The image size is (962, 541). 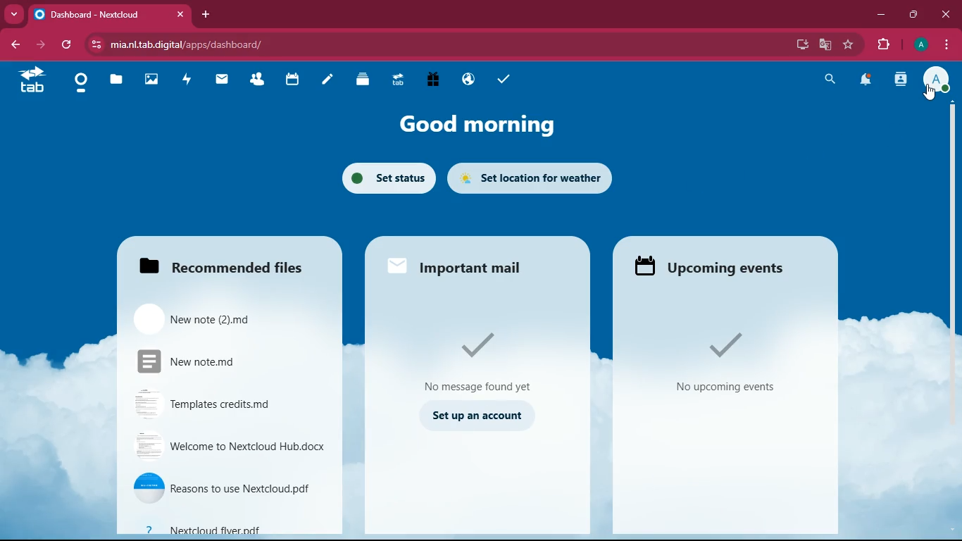 I want to click on nextcloud flver.pdf, so click(x=229, y=526).